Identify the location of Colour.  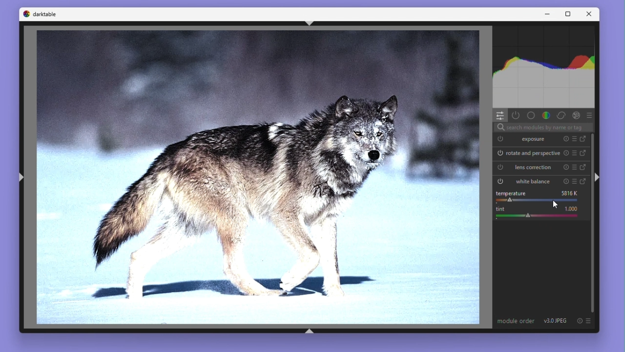
(546, 115).